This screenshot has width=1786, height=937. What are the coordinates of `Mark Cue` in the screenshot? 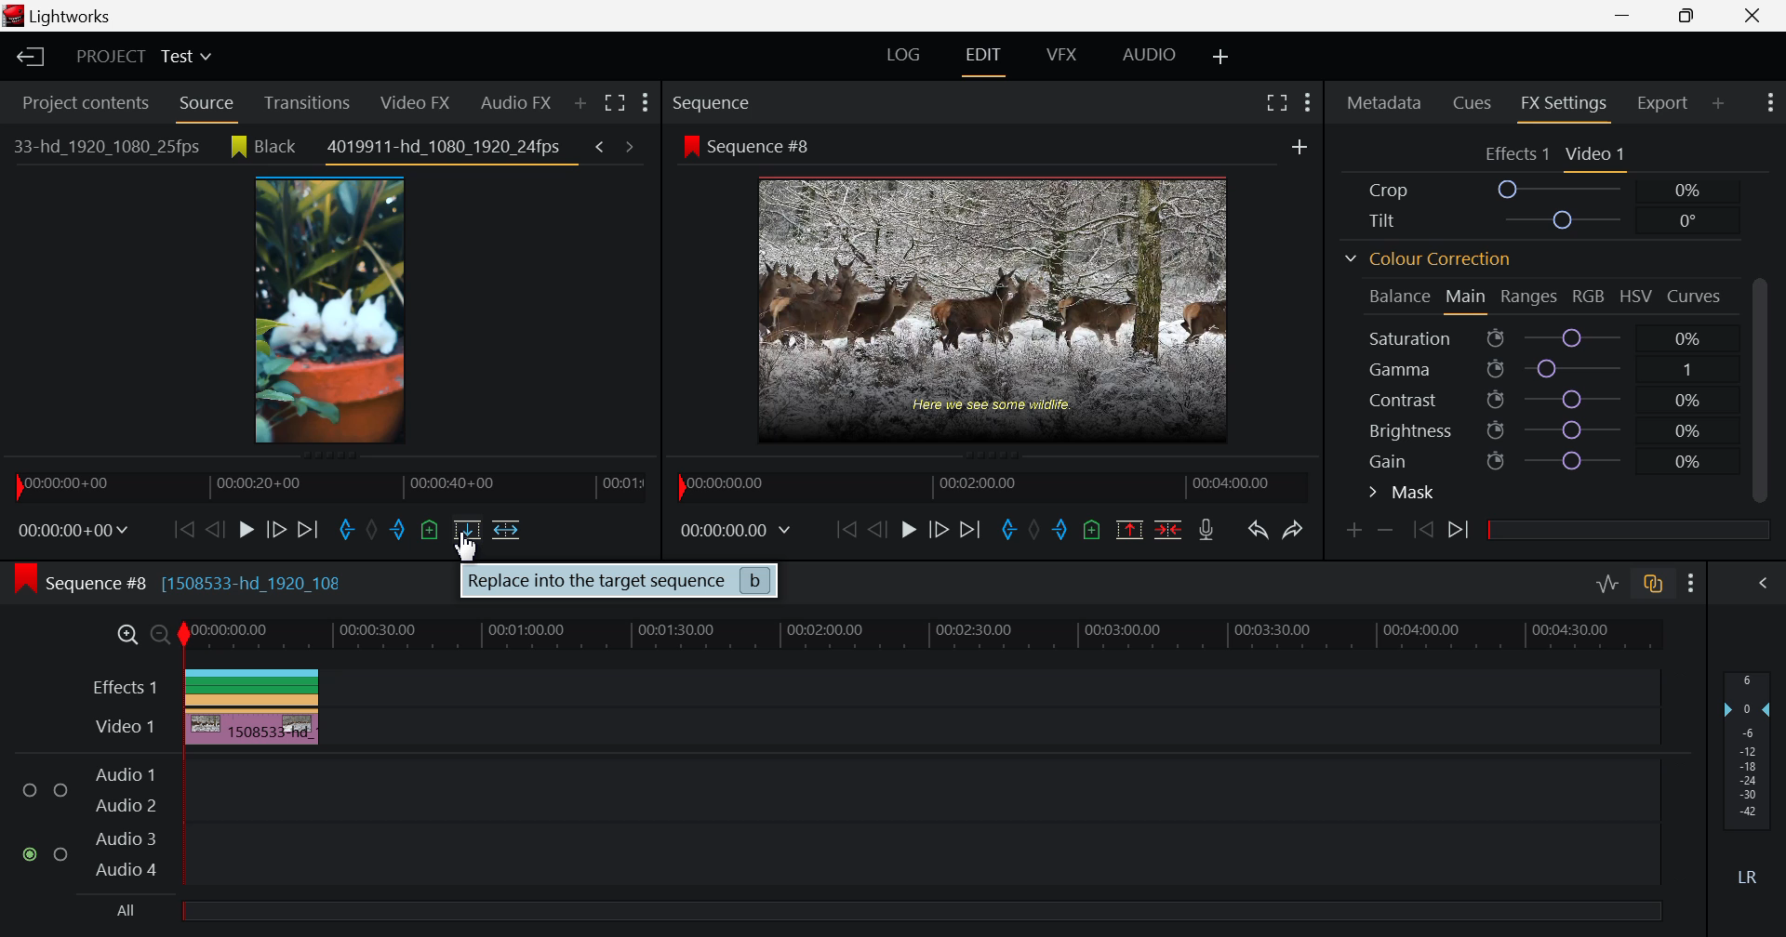 It's located at (431, 534).